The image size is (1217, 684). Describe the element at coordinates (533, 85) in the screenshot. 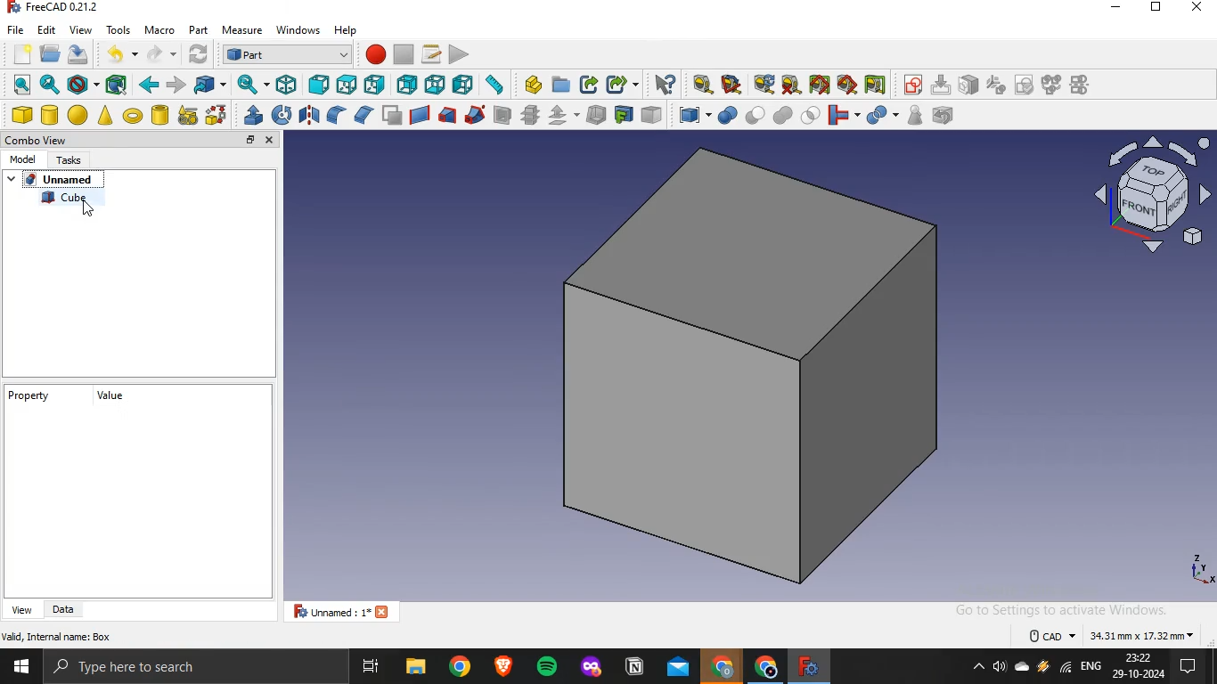

I see `create part` at that location.